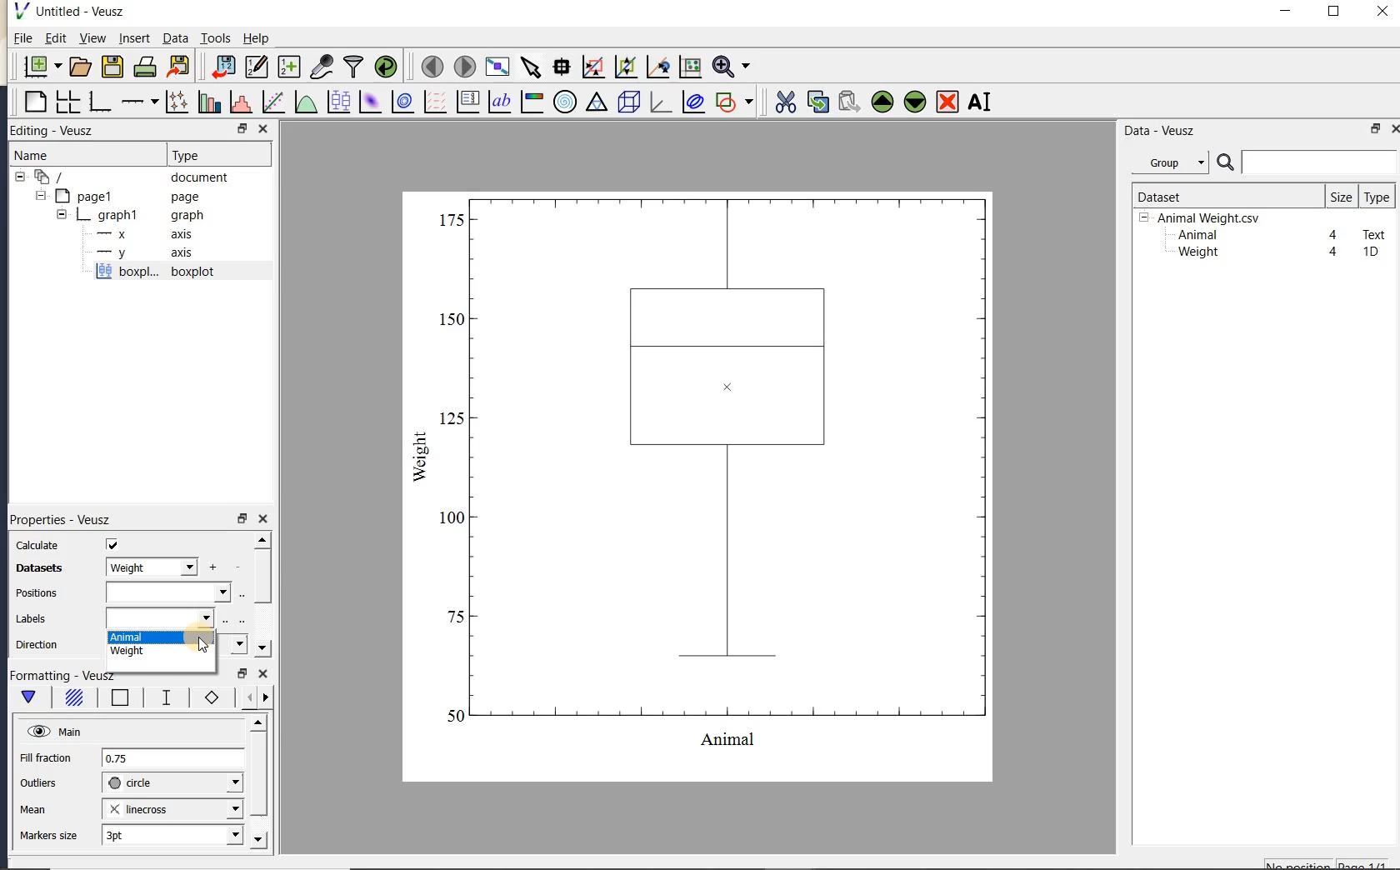  Describe the element at coordinates (178, 102) in the screenshot. I see `plot points with lines and errorbars` at that location.